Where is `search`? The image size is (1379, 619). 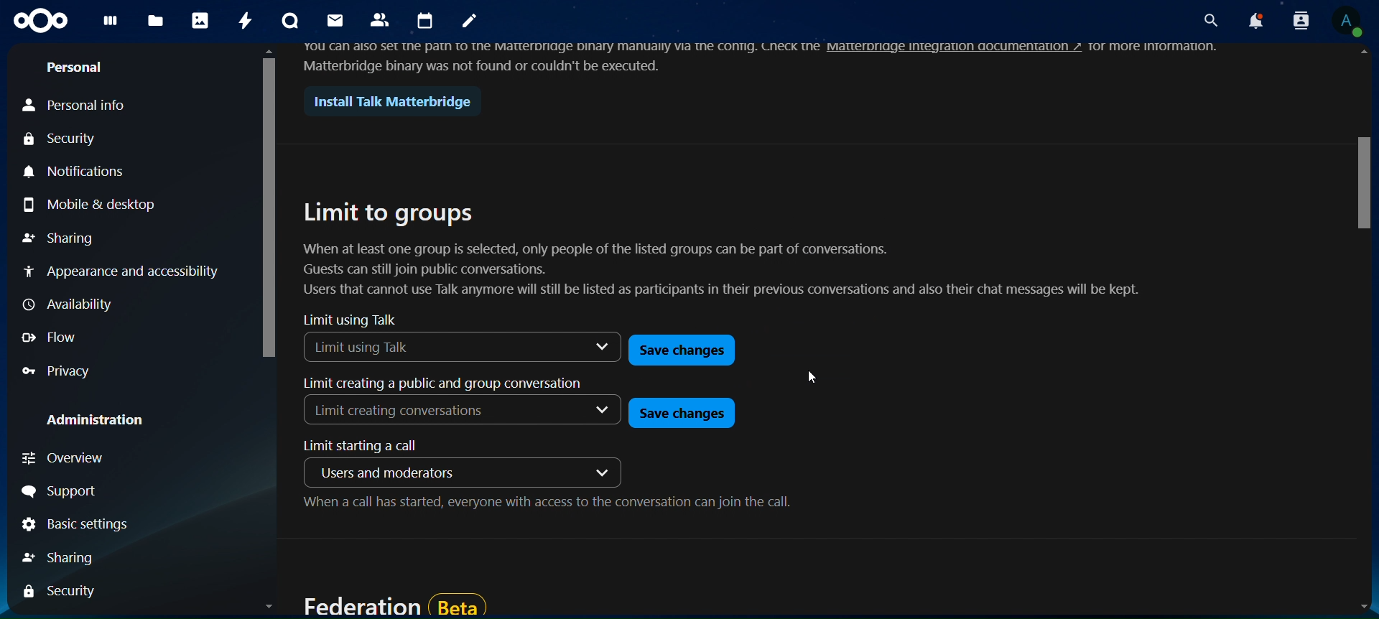
search is located at coordinates (1207, 22).